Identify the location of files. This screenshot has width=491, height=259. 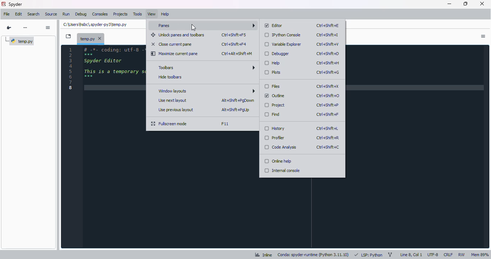
(272, 86).